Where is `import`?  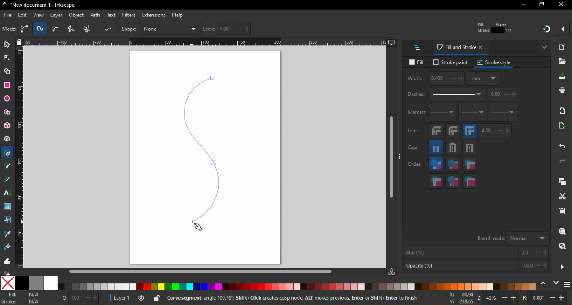 import is located at coordinates (564, 113).